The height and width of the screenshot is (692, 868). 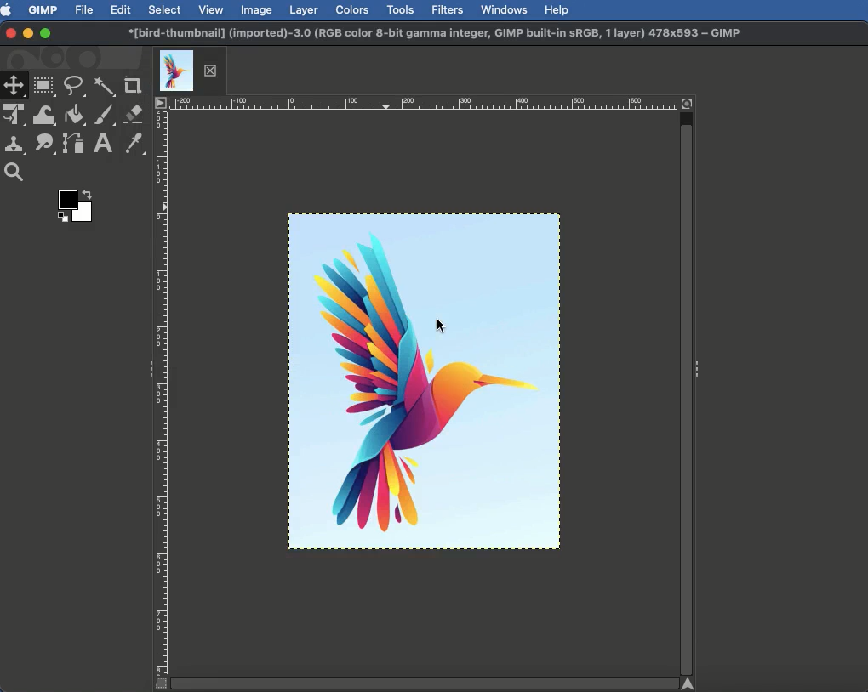 What do you see at coordinates (83, 10) in the screenshot?
I see `File` at bounding box center [83, 10].